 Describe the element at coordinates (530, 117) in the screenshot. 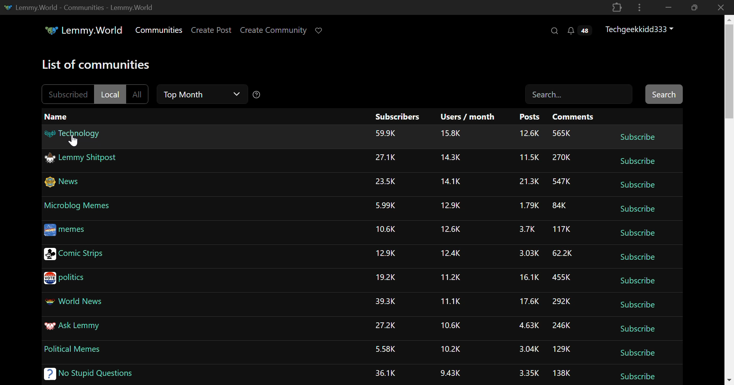

I see `Posts` at that location.